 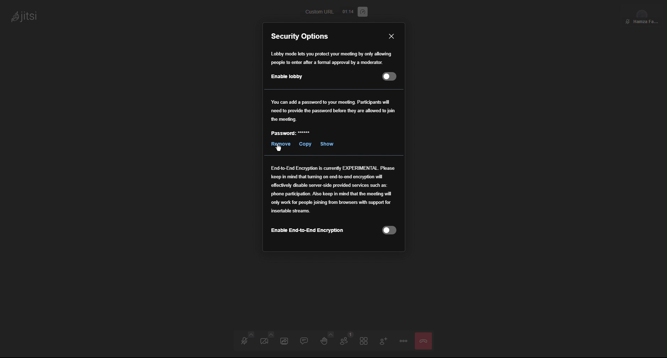 What do you see at coordinates (289, 340) in the screenshot?
I see `Share Screen` at bounding box center [289, 340].